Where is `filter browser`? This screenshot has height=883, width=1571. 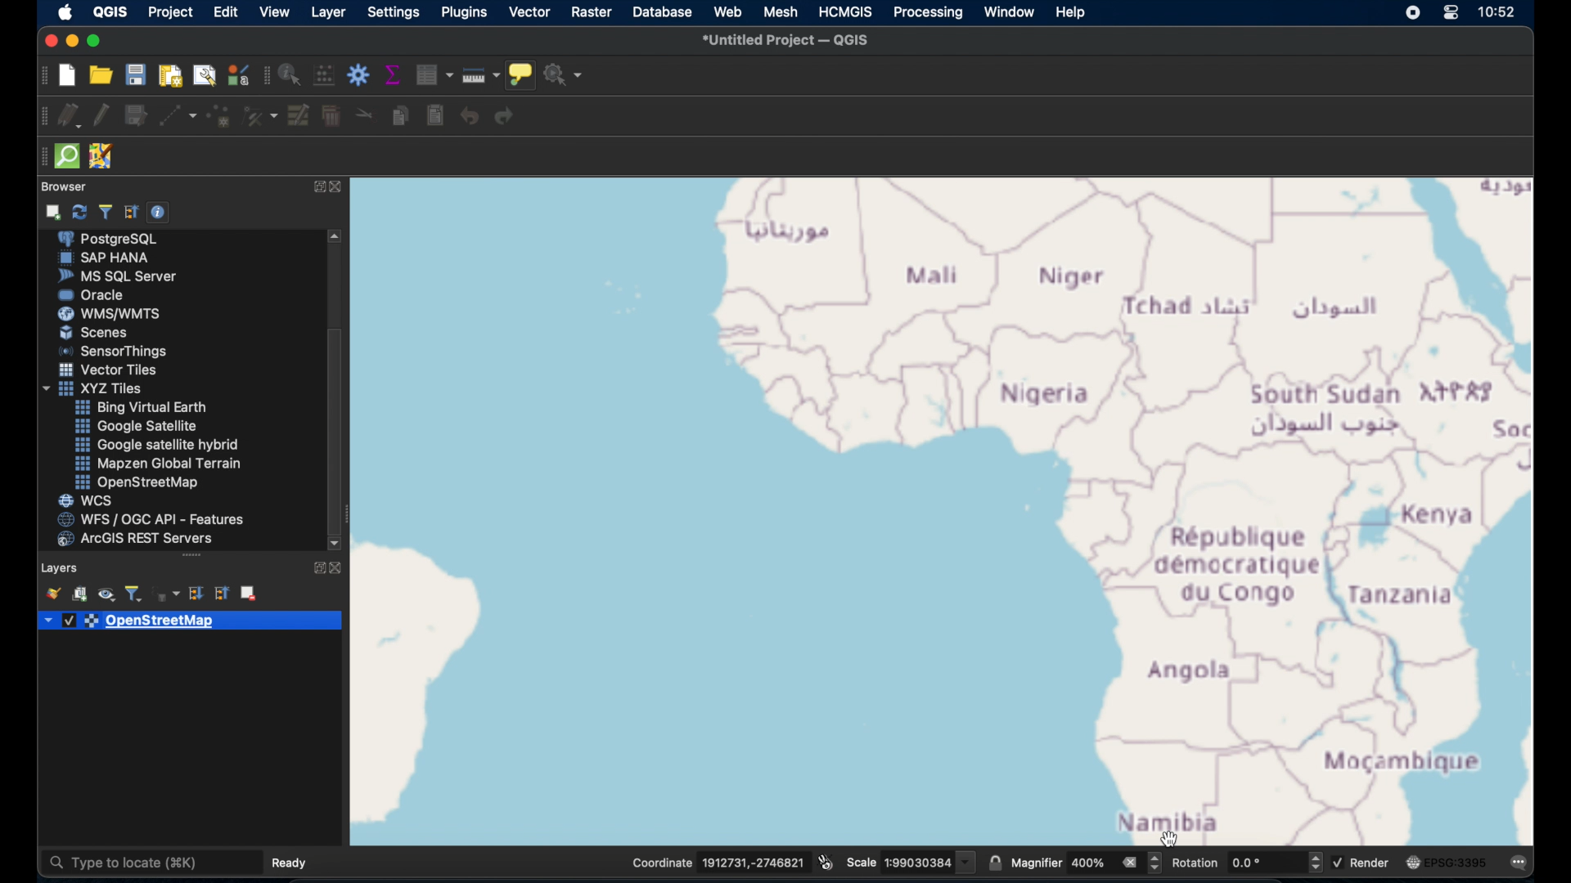 filter browser is located at coordinates (104, 213).